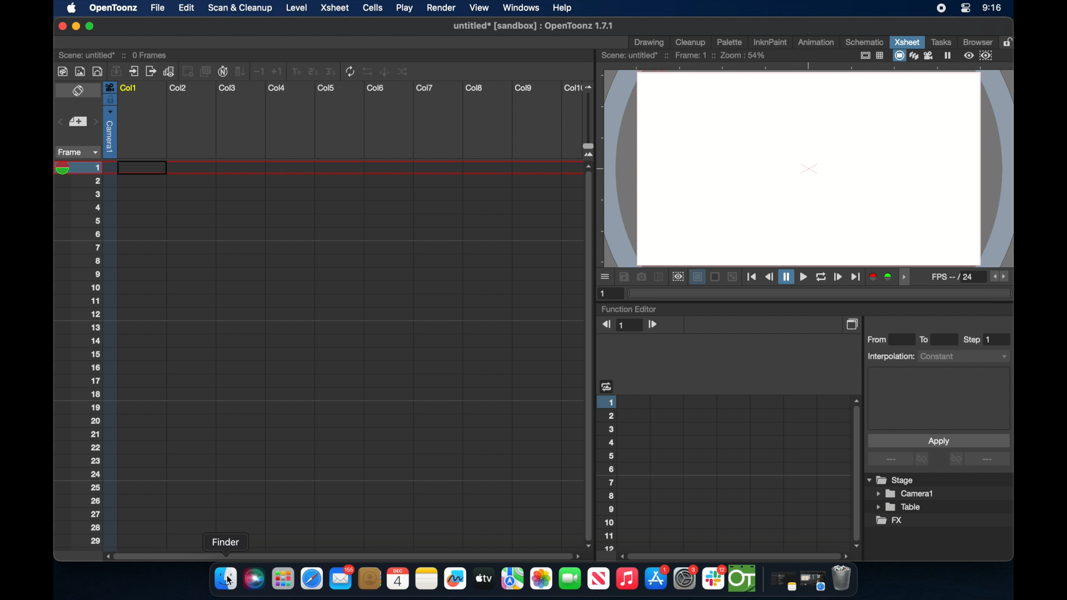 The height and width of the screenshot is (600, 1067). Describe the element at coordinates (978, 339) in the screenshot. I see `step` at that location.